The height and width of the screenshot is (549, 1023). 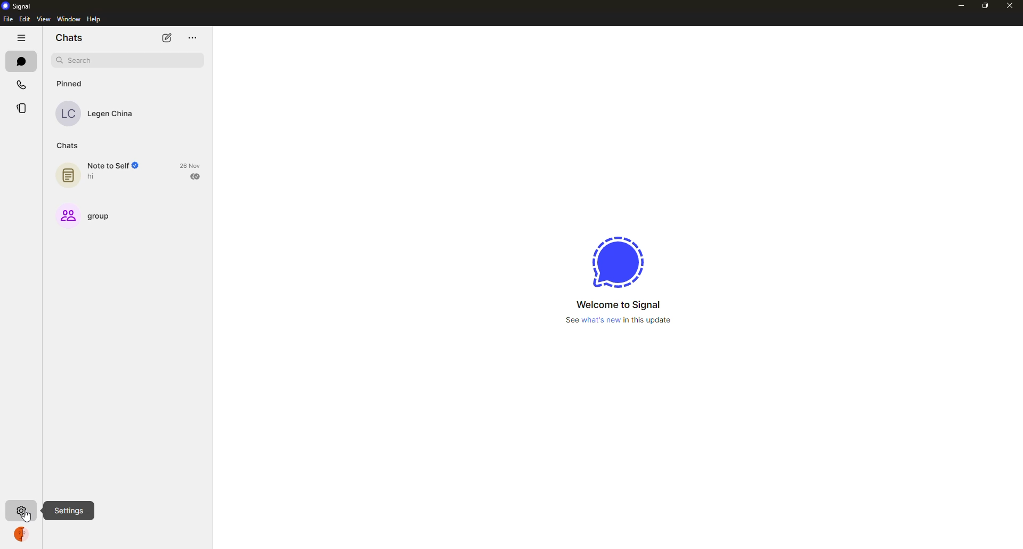 I want to click on See what's new in this update, so click(x=616, y=321).